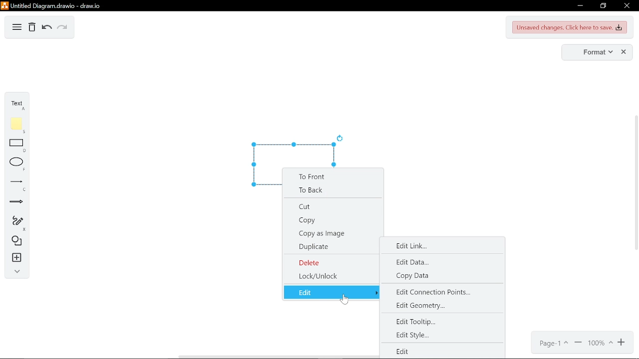 Image resolution: width=639 pixels, height=359 pixels. I want to click on delete, so click(32, 28).